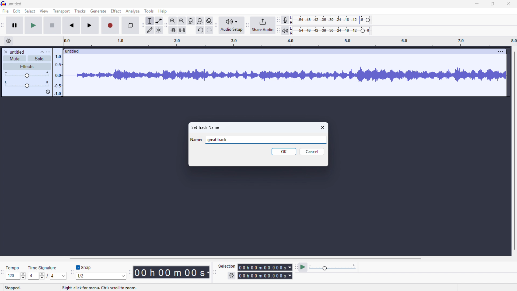 Image resolution: width=517 pixels, height=291 pixels. Describe the element at coordinates (288, 41) in the screenshot. I see `Timeline ` at that location.